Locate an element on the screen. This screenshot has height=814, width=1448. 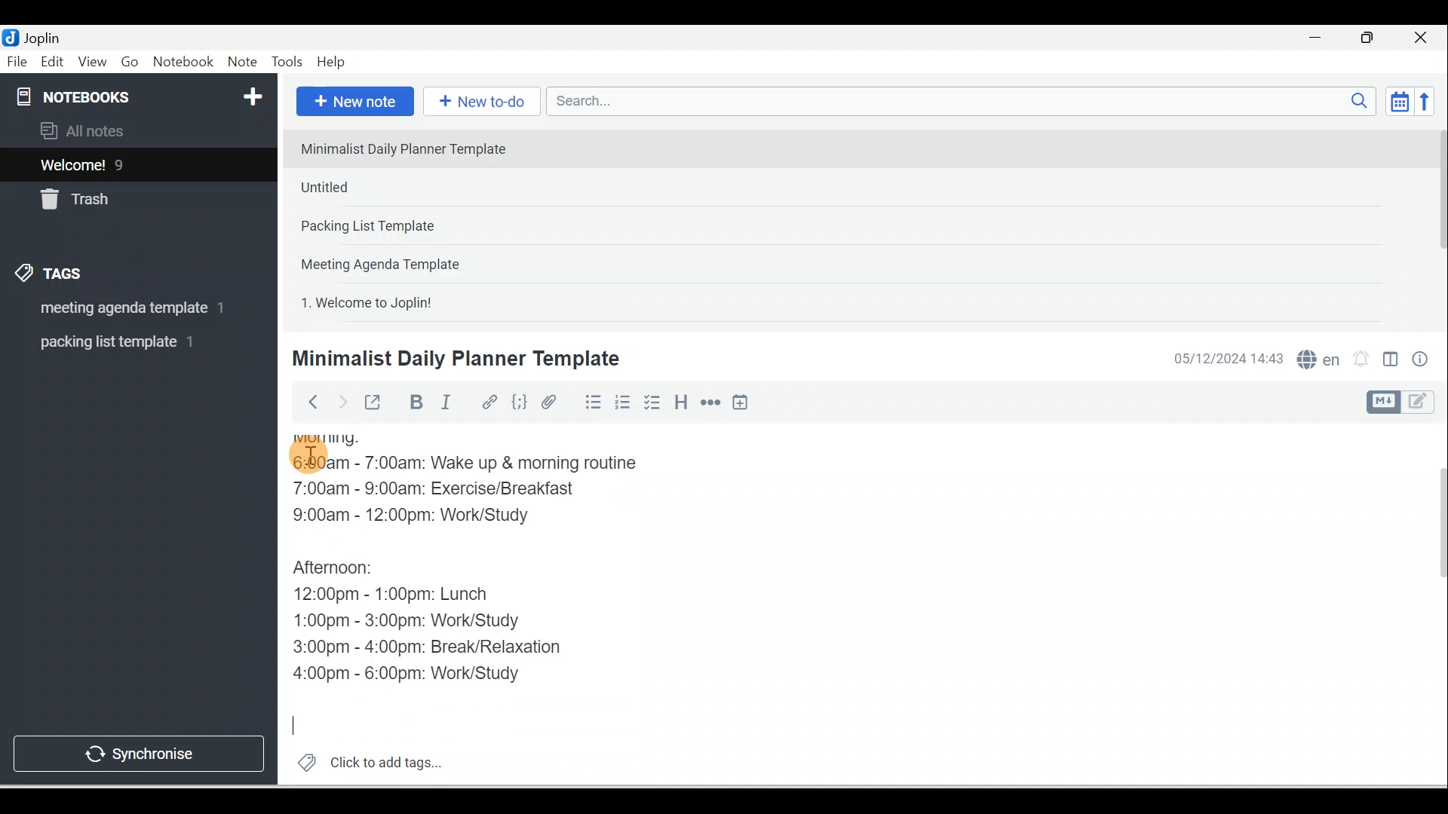
Tags is located at coordinates (54, 276).